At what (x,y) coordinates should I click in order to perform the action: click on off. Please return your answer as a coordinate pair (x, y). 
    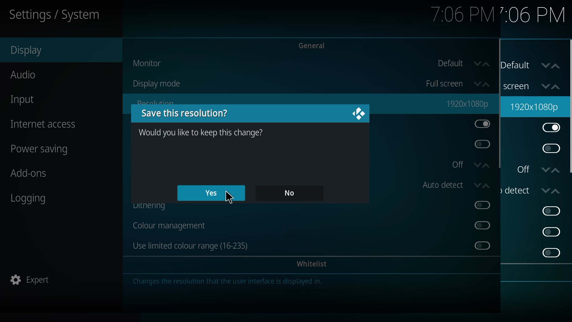
    Looking at the image, I should click on (471, 168).